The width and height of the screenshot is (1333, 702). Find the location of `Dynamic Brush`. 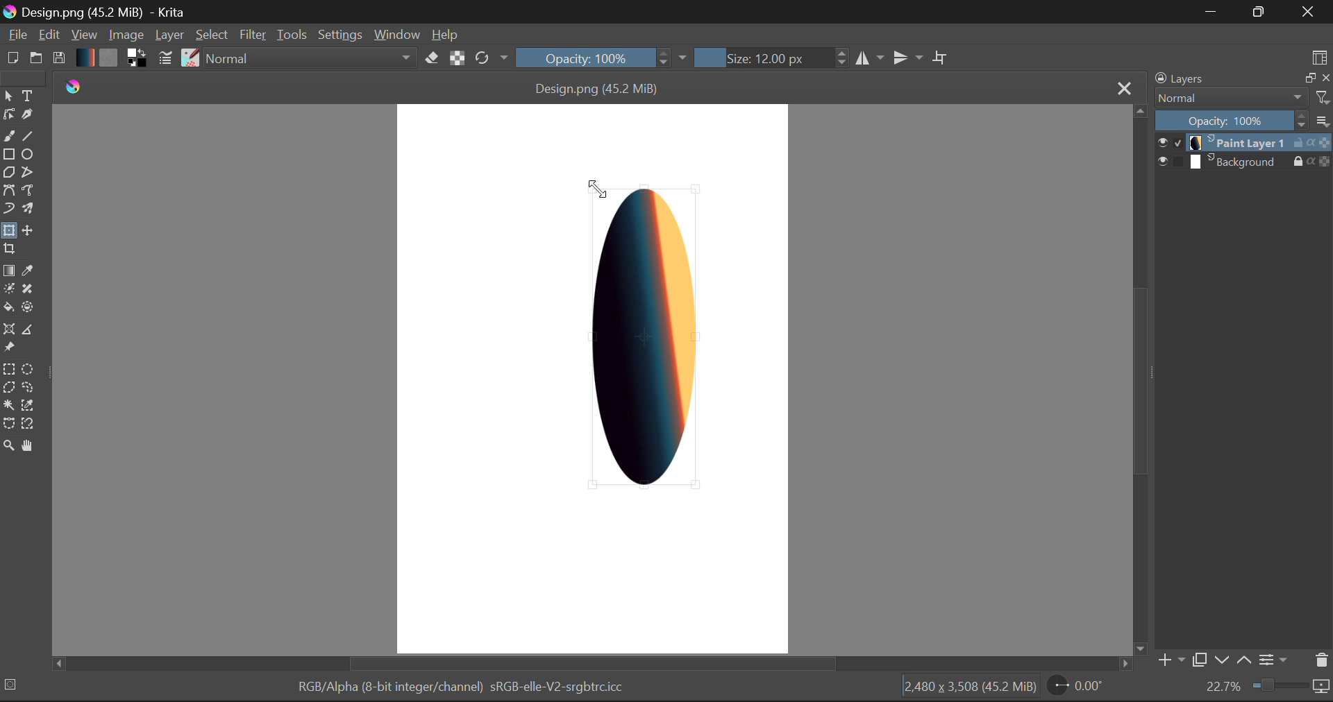

Dynamic Brush is located at coordinates (8, 209).